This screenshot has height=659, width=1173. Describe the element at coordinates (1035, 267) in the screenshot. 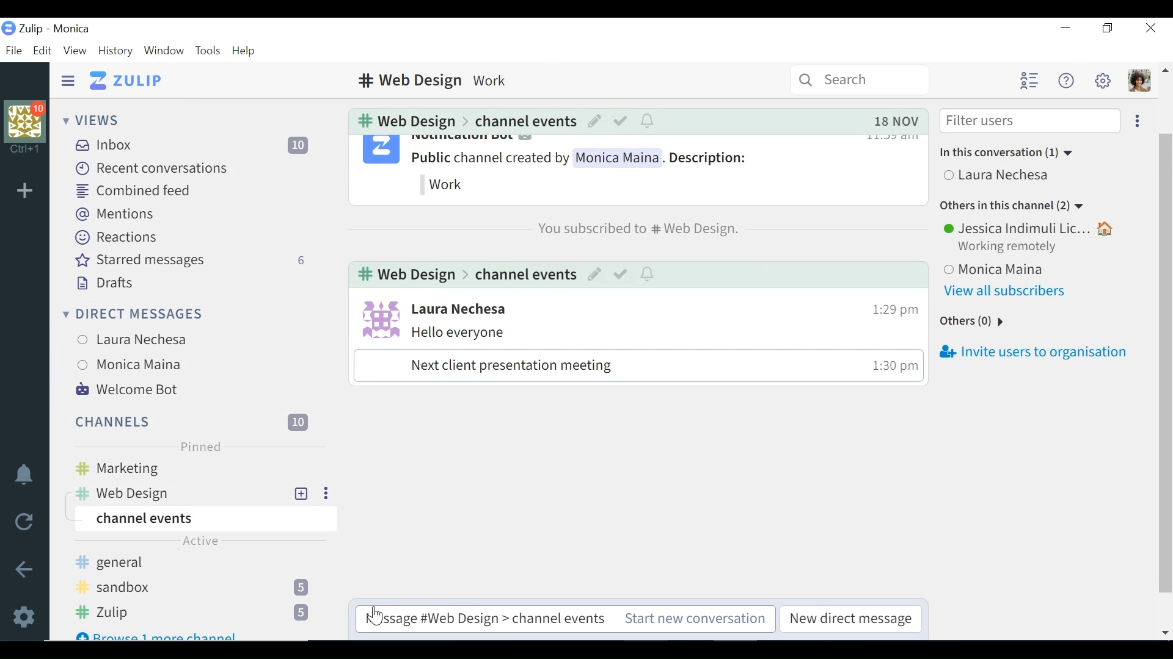

I see `User` at that location.